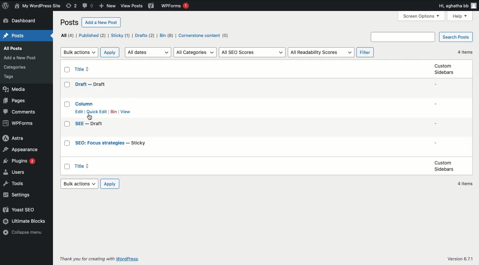 The width and height of the screenshot is (479, 265). Describe the element at coordinates (444, 166) in the screenshot. I see `Custom sidebars` at that location.